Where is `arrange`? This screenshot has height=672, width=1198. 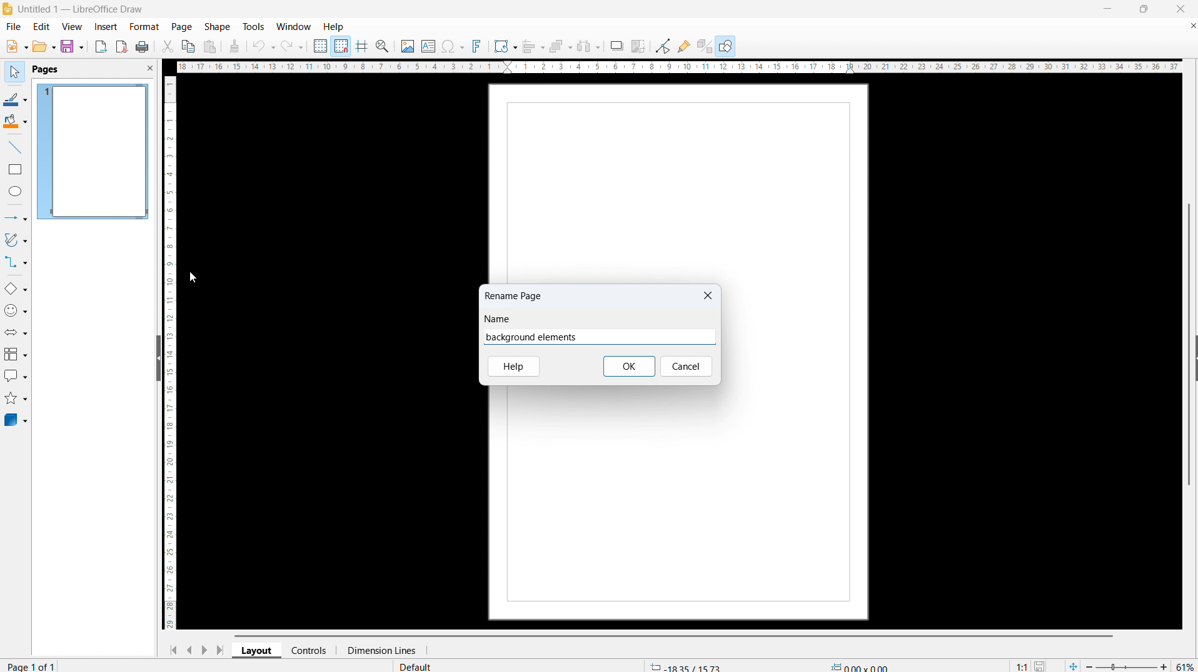
arrange is located at coordinates (560, 46).